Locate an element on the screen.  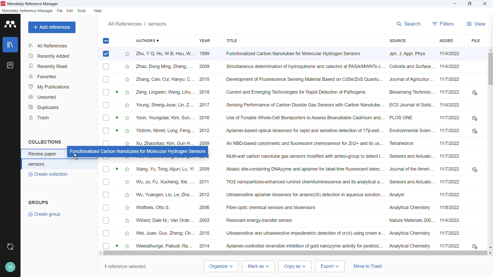
Authors of individual entries  is located at coordinates (164, 207).